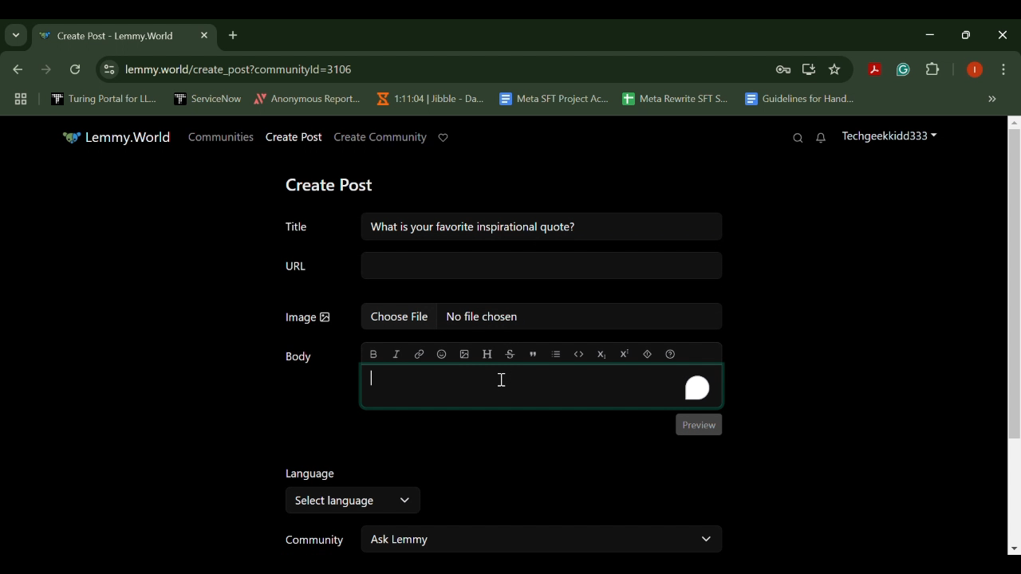 This screenshot has width=1021, height=574. Describe the element at coordinates (503, 319) in the screenshot. I see `Image: No file chosen` at that location.